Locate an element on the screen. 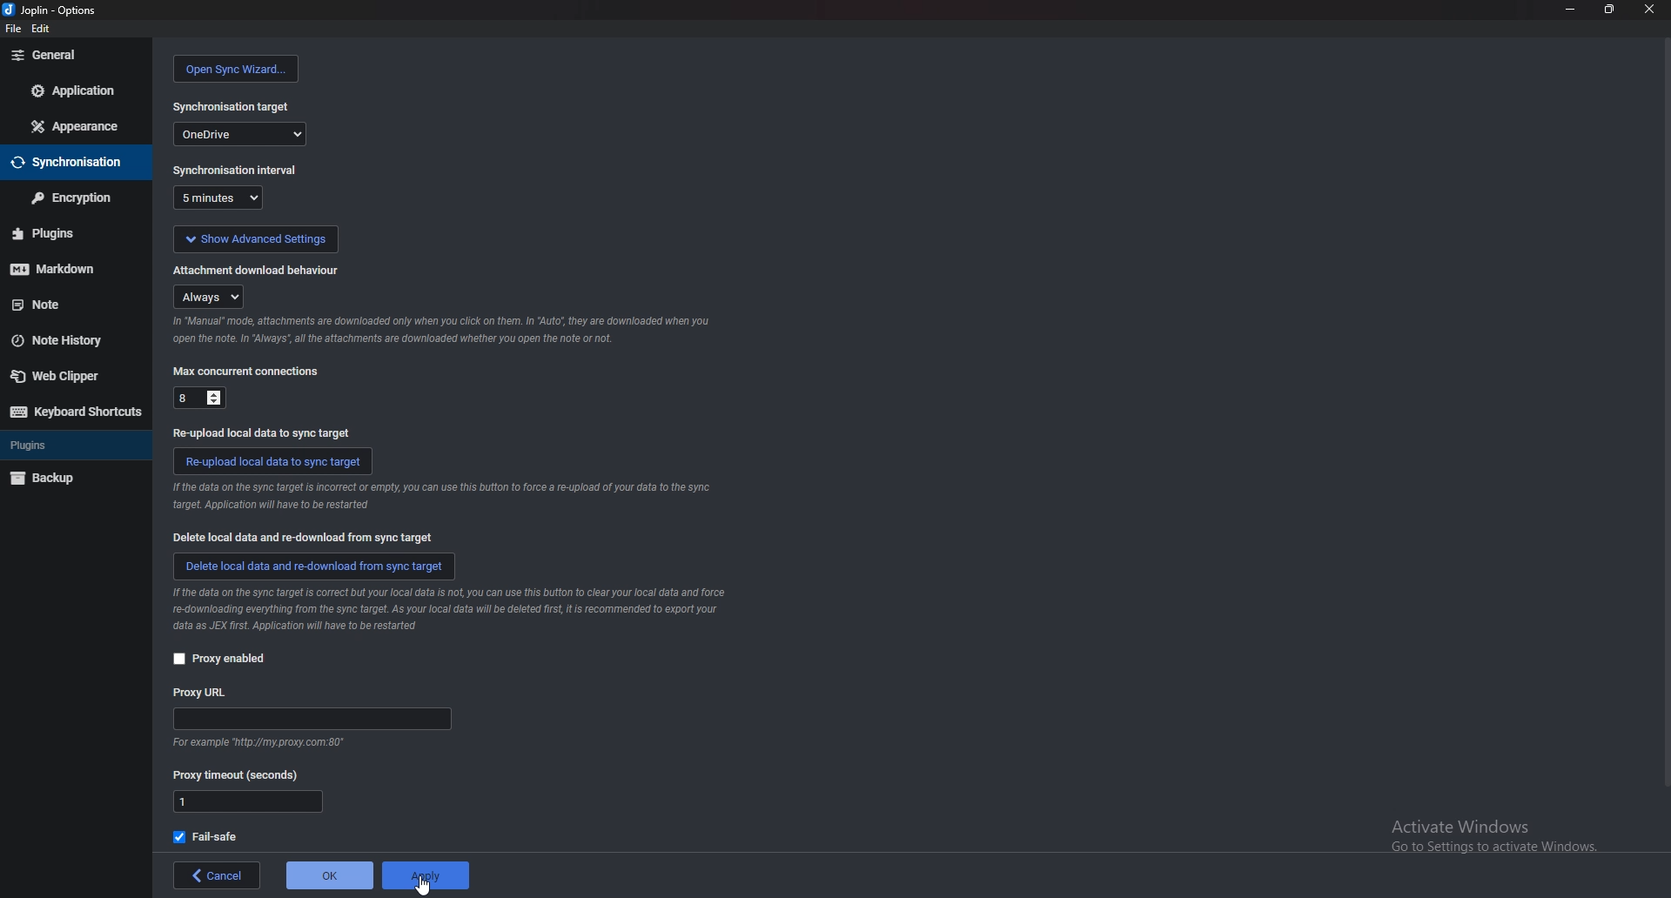 The width and height of the screenshot is (1671, 898). delete local data and redownload is located at coordinates (313, 568).